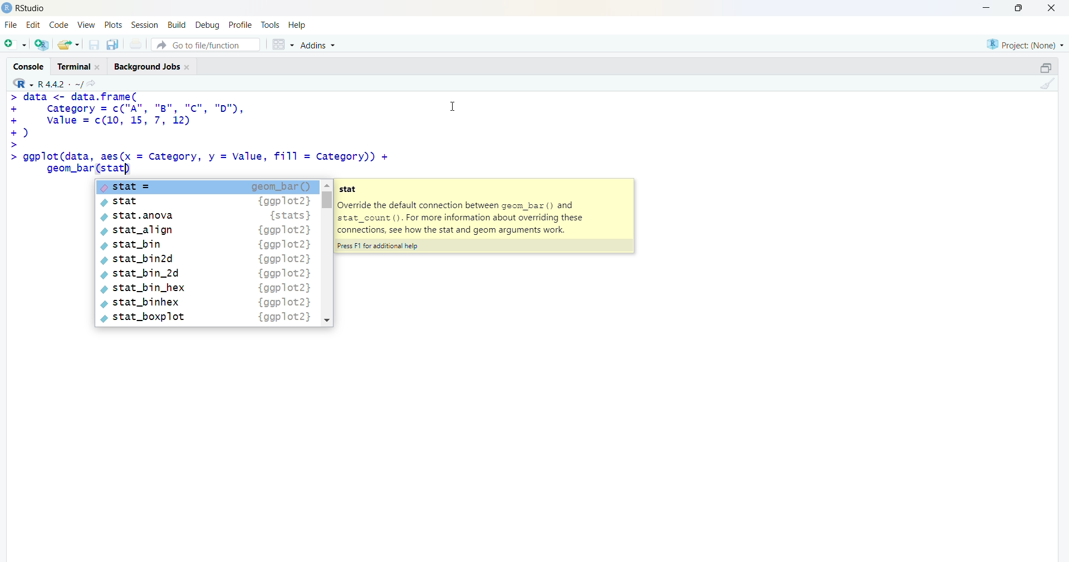 The width and height of the screenshot is (1069, 562). Describe the element at coordinates (453, 105) in the screenshot. I see `Cursor` at that location.